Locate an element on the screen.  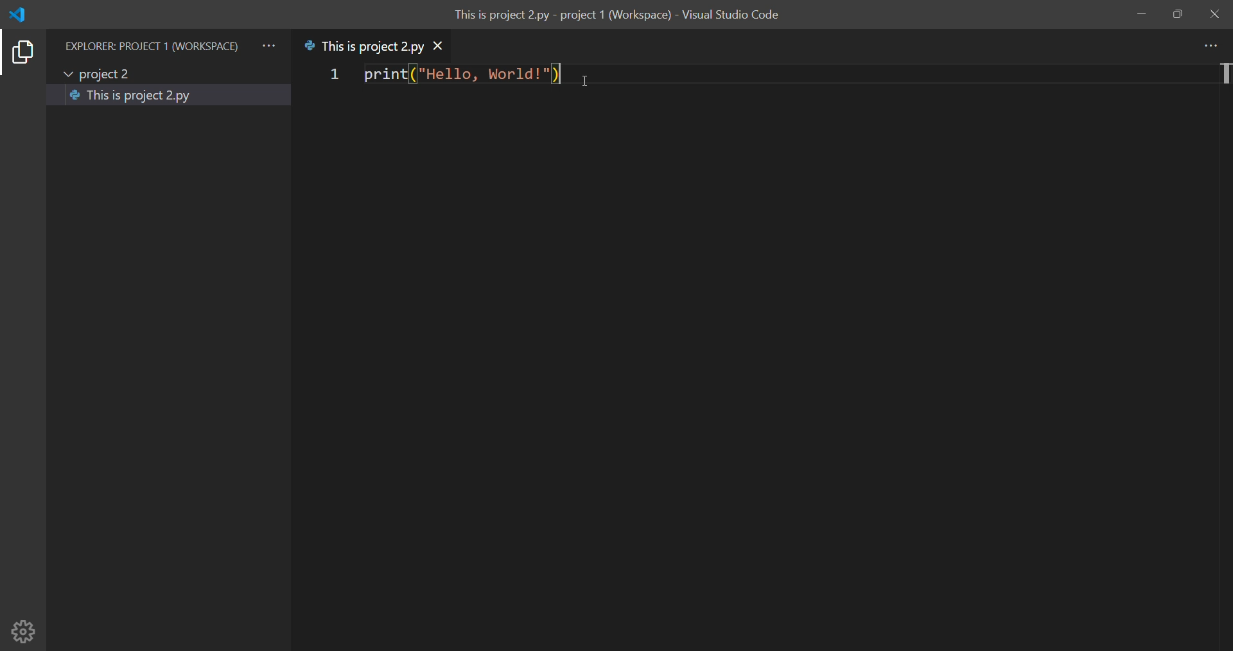
cursor is located at coordinates (600, 85).